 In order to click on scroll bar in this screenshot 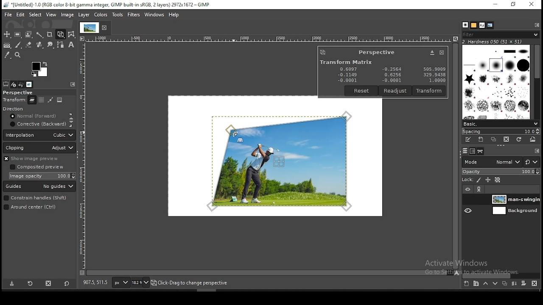, I will do `click(455, 156)`.